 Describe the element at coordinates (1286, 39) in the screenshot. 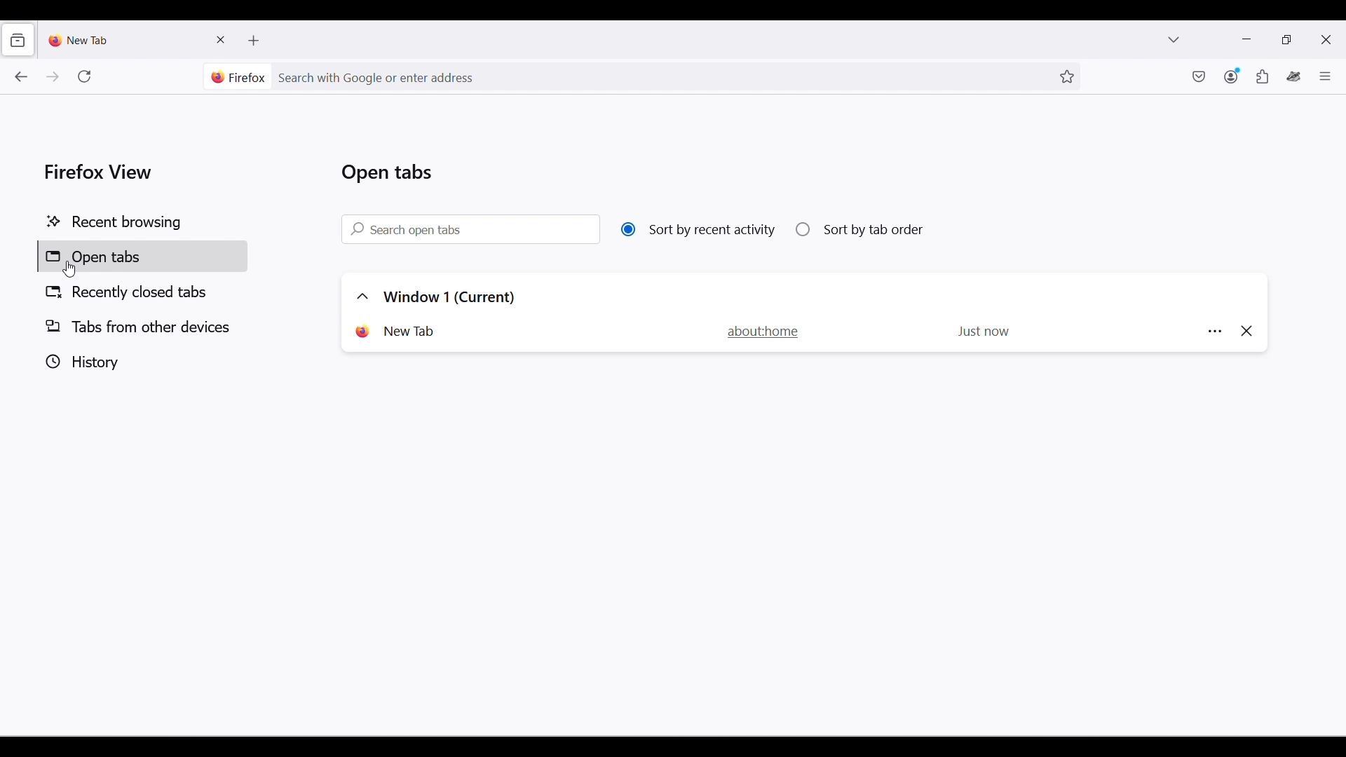

I see `Show browser in a smaller tab` at that location.